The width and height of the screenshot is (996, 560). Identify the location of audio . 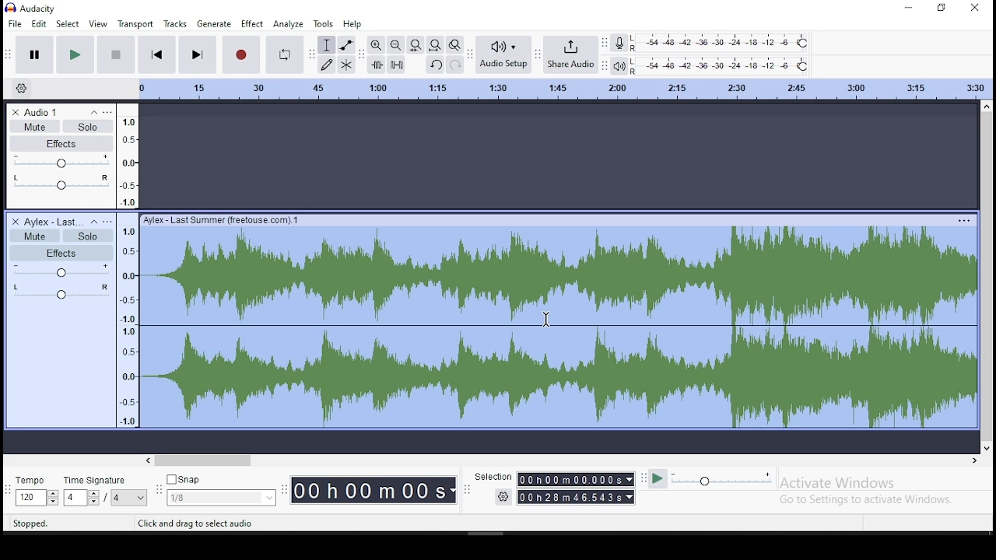
(46, 112).